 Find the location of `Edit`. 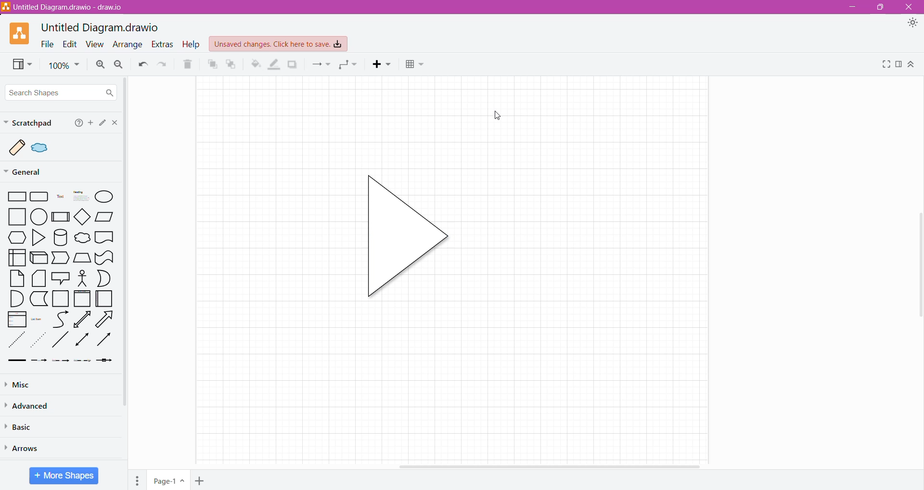

Edit is located at coordinates (70, 44).